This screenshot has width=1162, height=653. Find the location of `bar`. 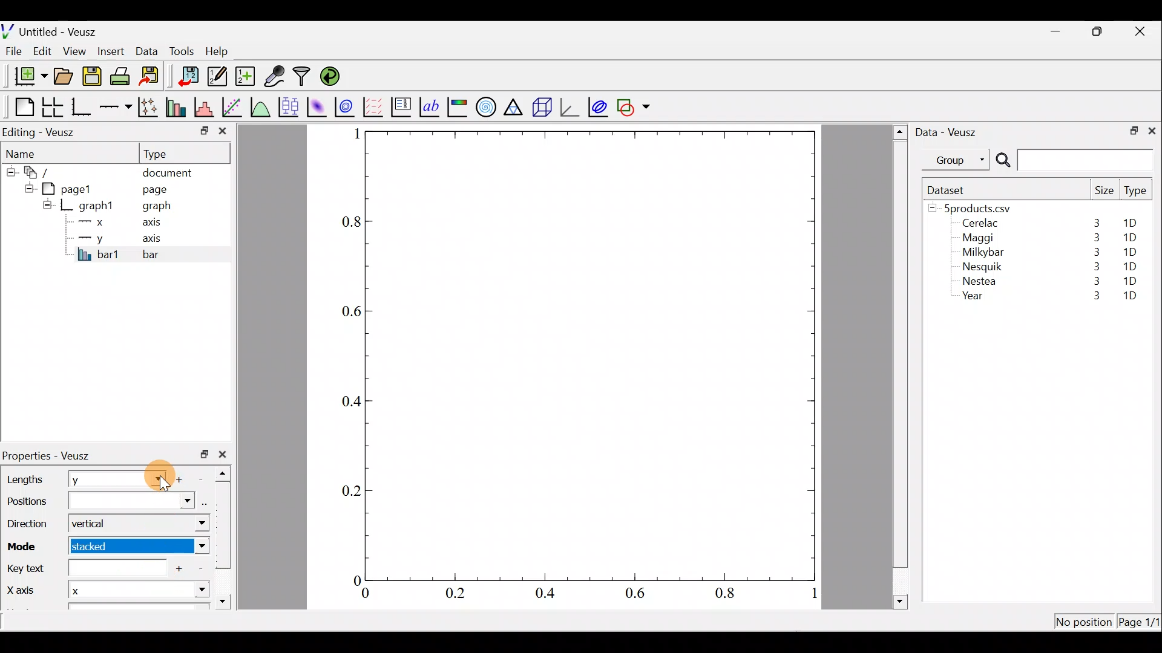

bar is located at coordinates (171, 254).